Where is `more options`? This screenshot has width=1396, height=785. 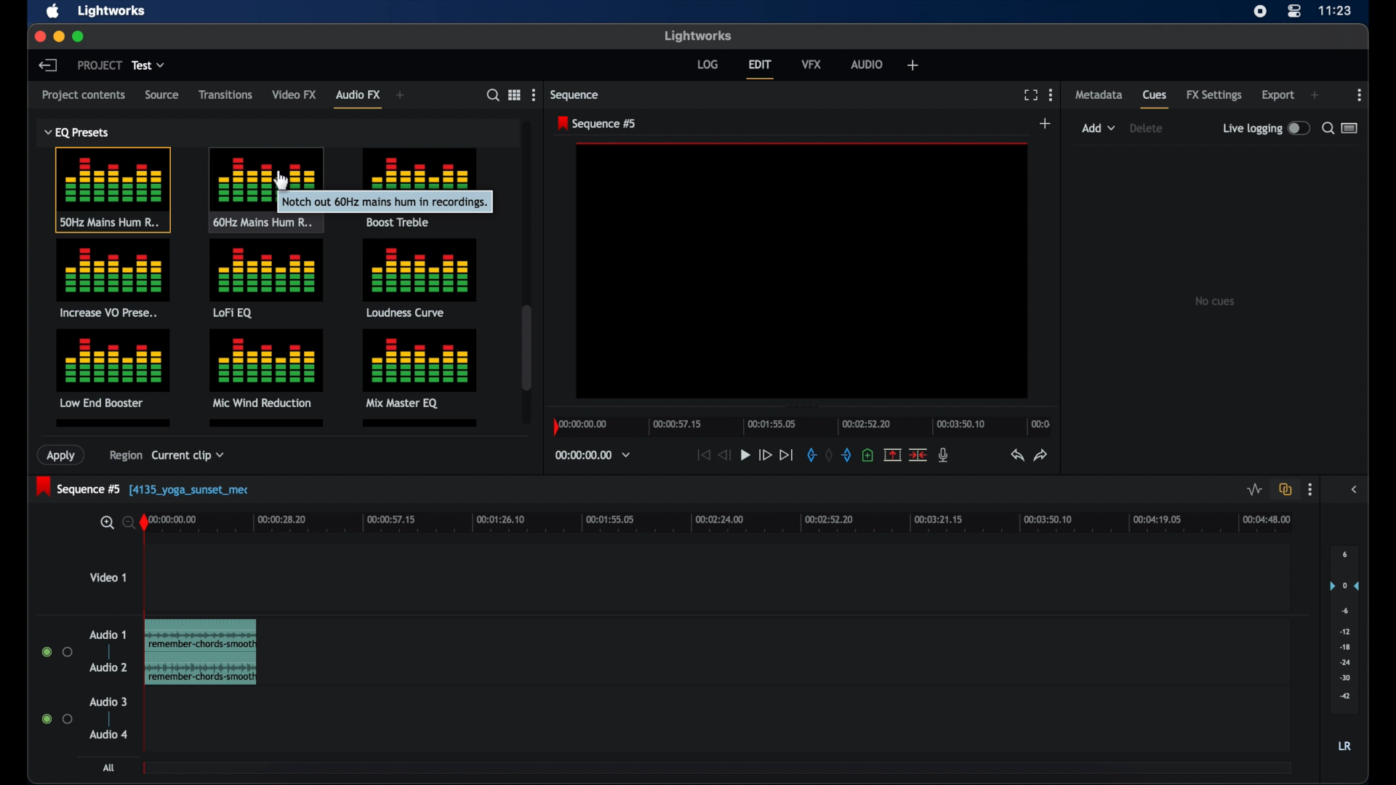
more options is located at coordinates (1051, 94).